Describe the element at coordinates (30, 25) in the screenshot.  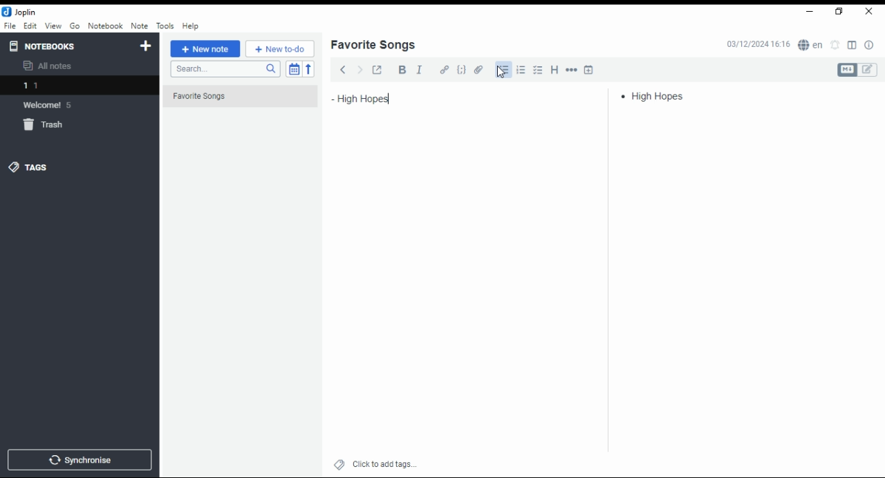
I see `edit` at that location.